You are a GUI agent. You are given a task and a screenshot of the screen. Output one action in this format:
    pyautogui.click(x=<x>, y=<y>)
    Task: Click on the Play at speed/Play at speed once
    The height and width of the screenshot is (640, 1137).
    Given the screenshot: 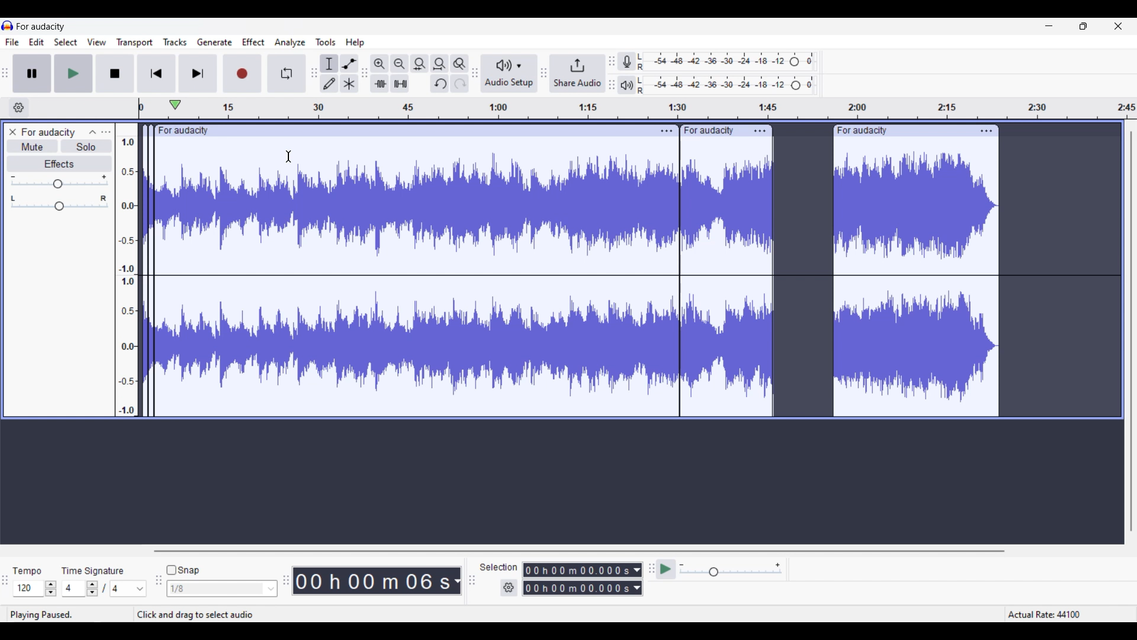 What is the action you would take?
    pyautogui.click(x=666, y=569)
    